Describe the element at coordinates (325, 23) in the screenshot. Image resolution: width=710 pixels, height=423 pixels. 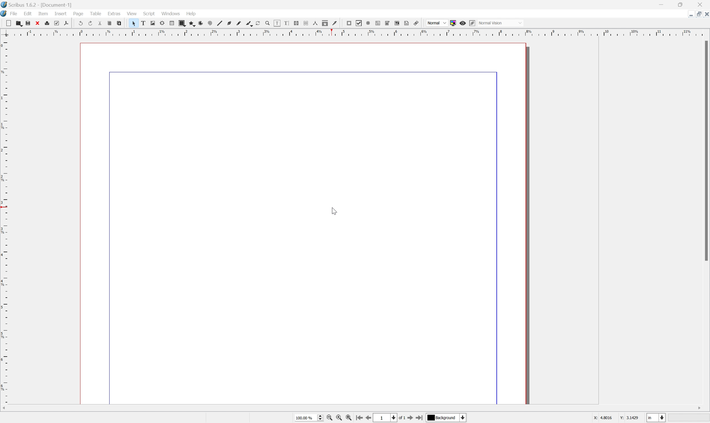
I see `copy item properties` at that location.